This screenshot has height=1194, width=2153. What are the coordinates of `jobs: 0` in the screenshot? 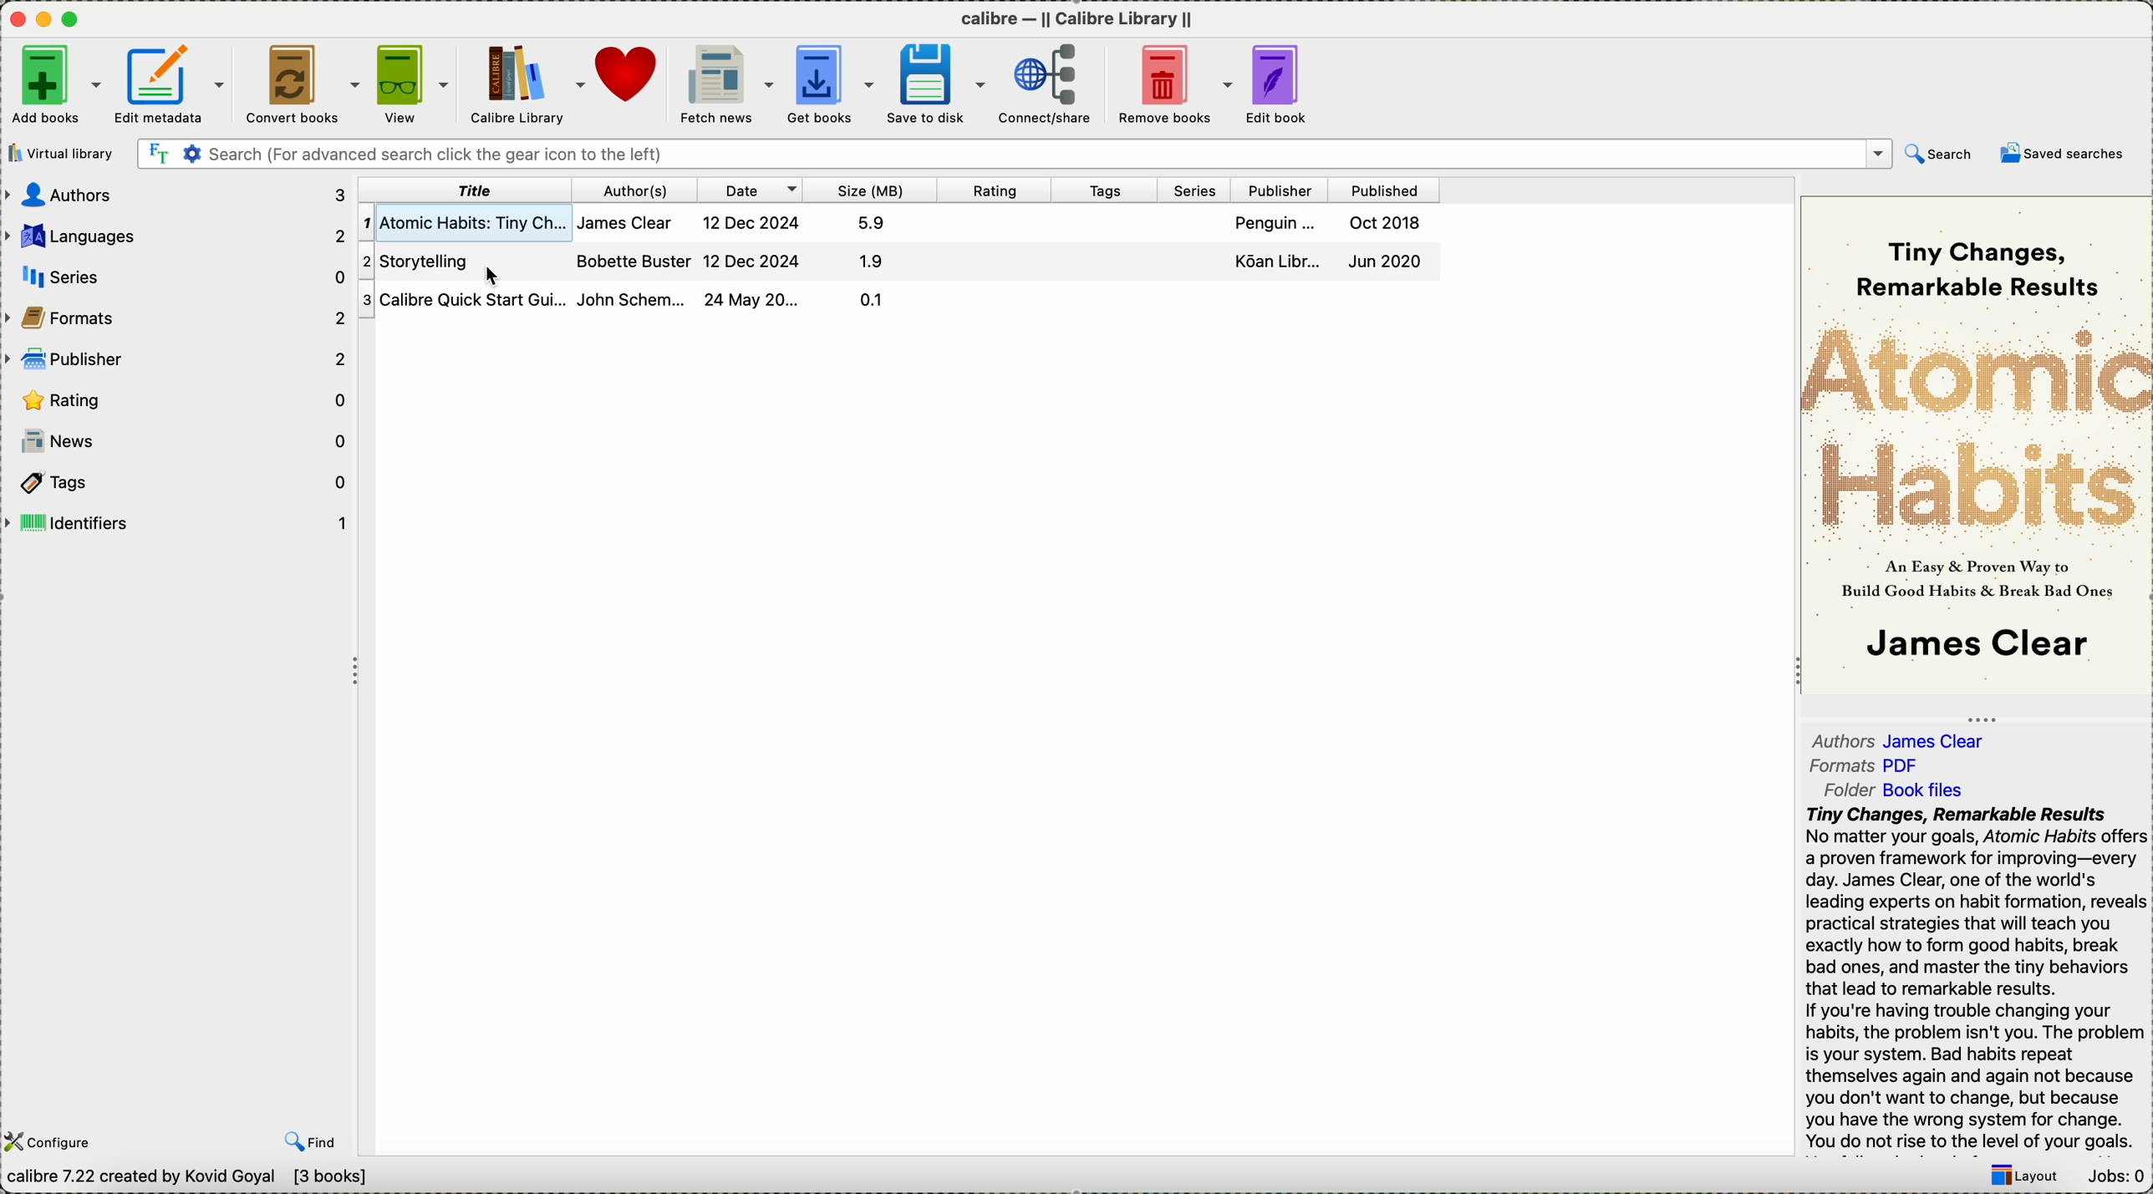 It's located at (2113, 1176).